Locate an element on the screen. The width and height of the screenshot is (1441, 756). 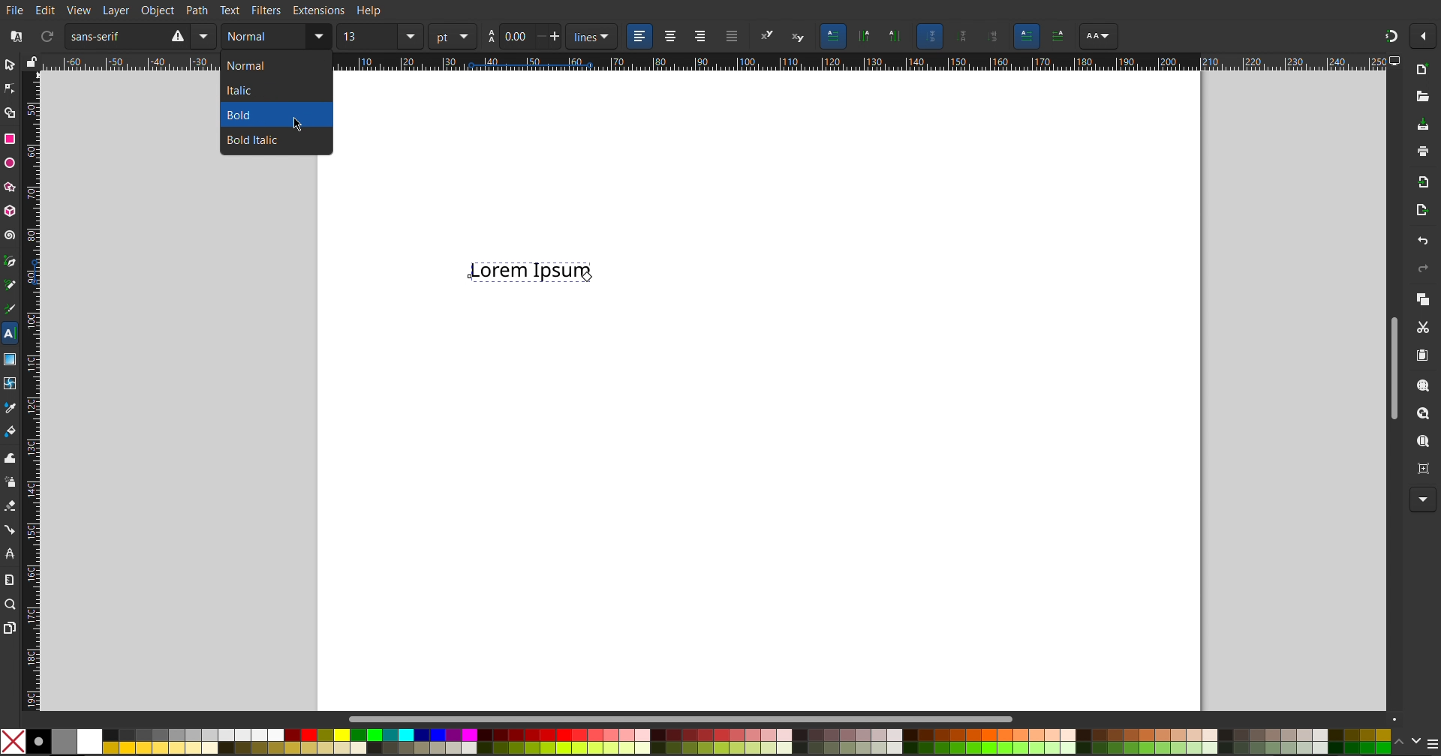
Extensions is located at coordinates (320, 10).